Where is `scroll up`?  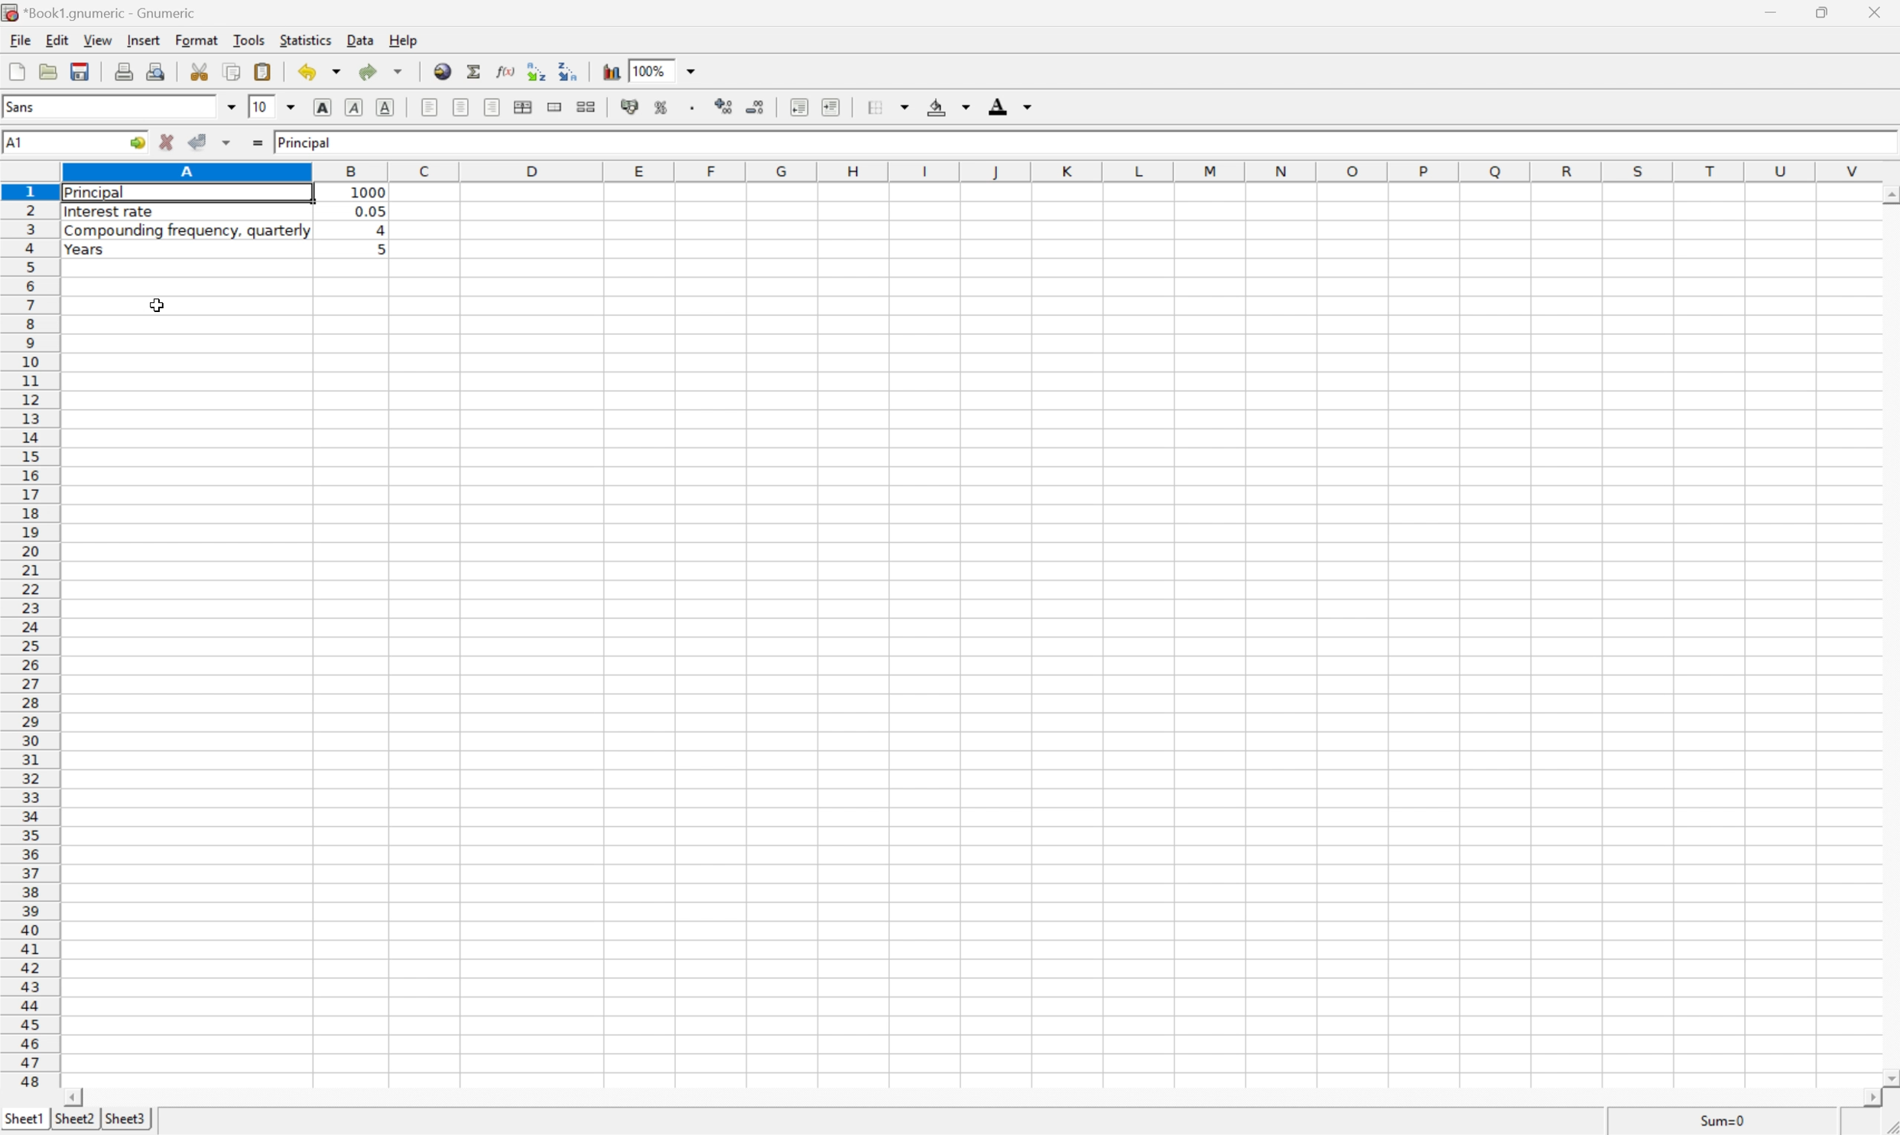 scroll up is located at coordinates (1888, 198).